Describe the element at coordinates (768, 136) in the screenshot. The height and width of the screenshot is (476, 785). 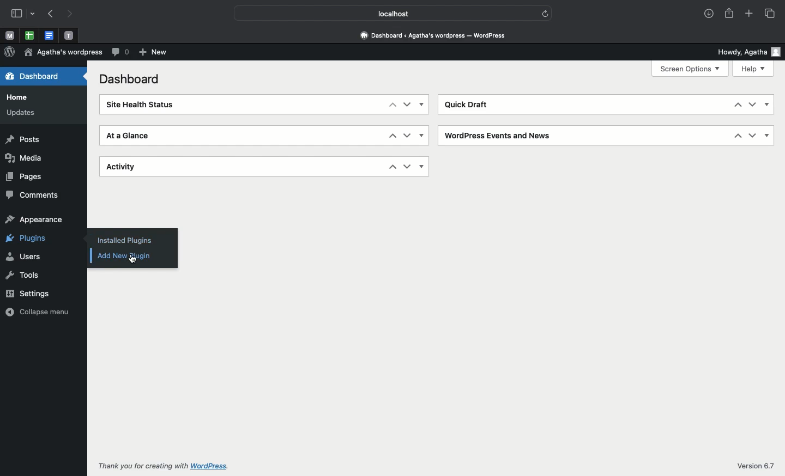
I see `Show` at that location.